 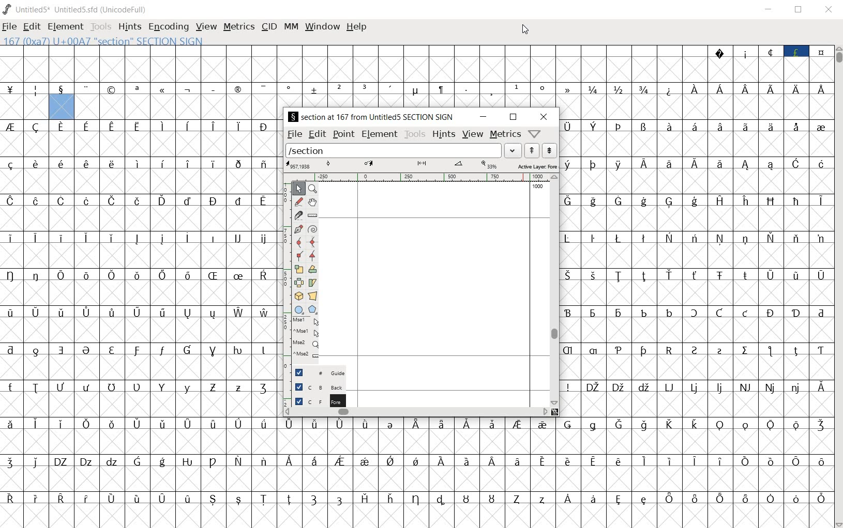 What do you see at coordinates (532, 150) in the screenshot?
I see `show the next word on the list` at bounding box center [532, 150].